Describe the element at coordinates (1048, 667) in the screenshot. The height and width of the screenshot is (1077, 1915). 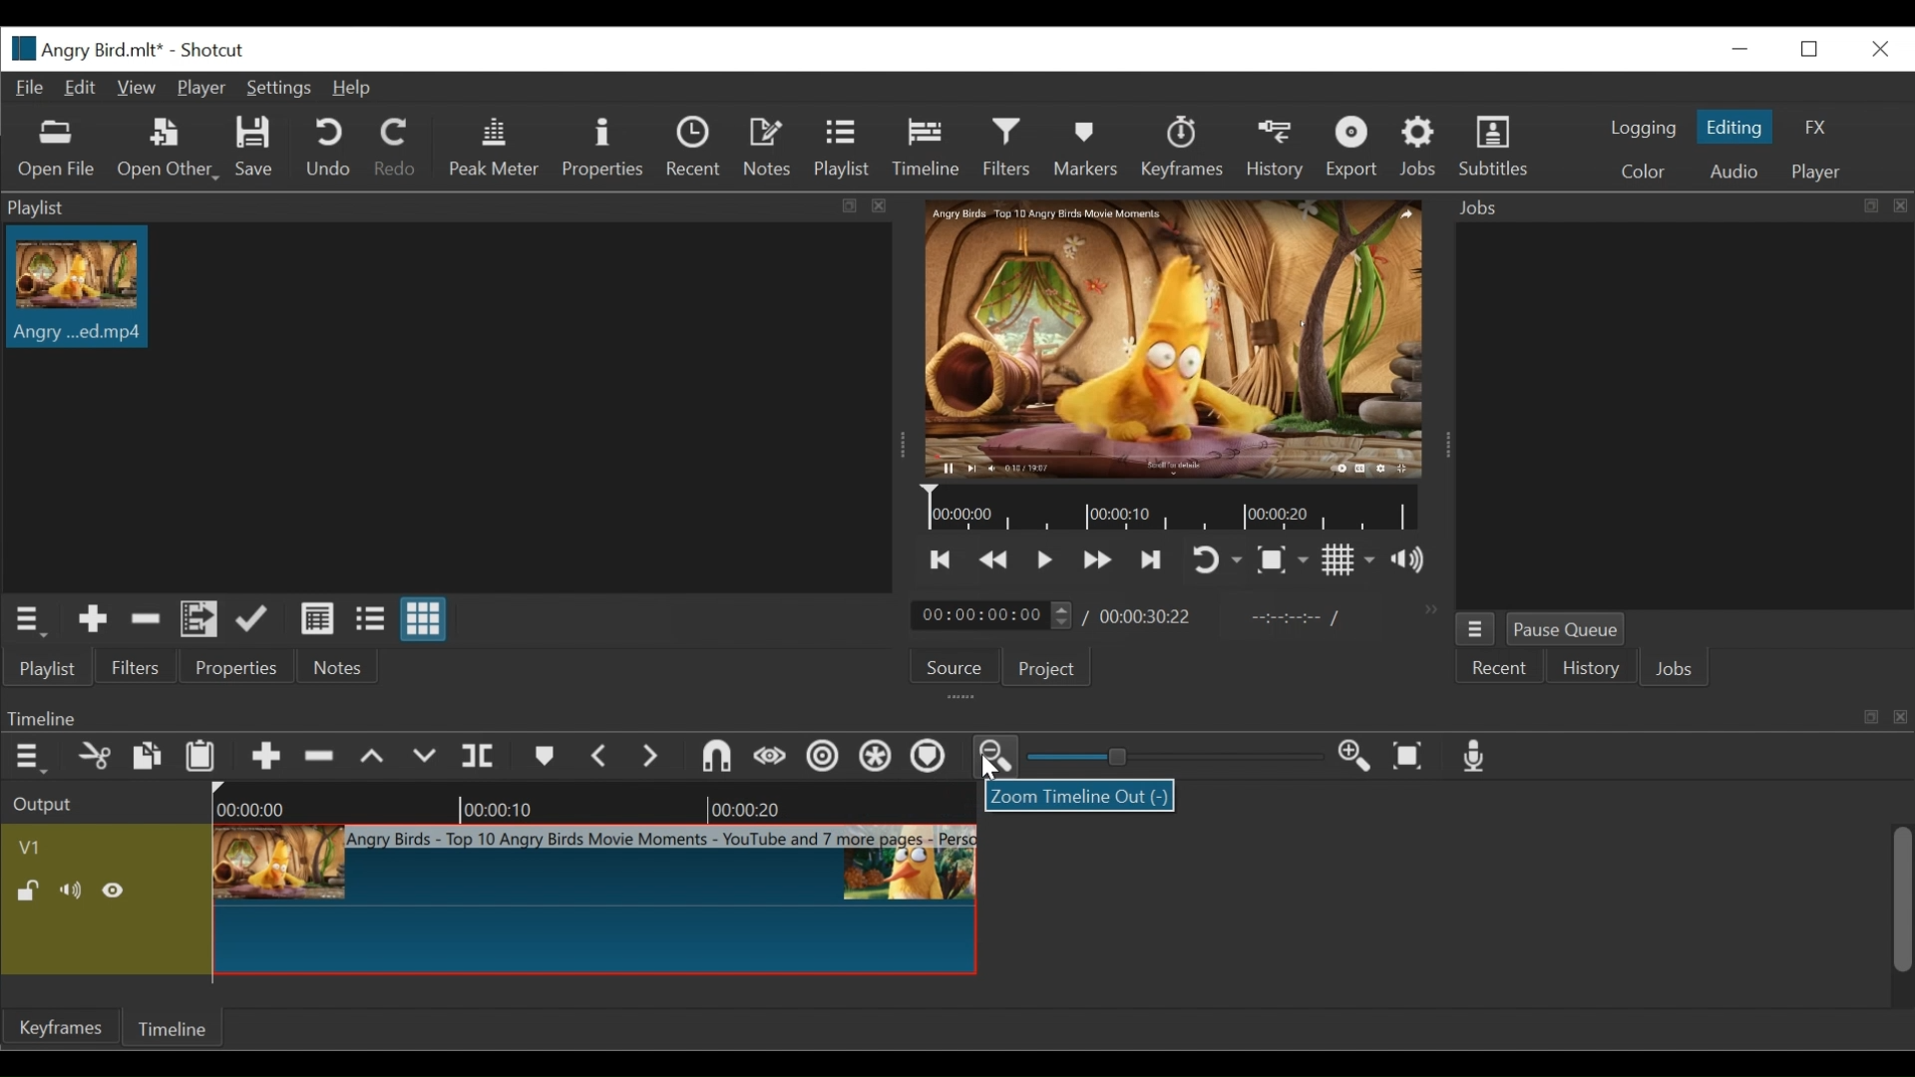
I see `Projects` at that location.